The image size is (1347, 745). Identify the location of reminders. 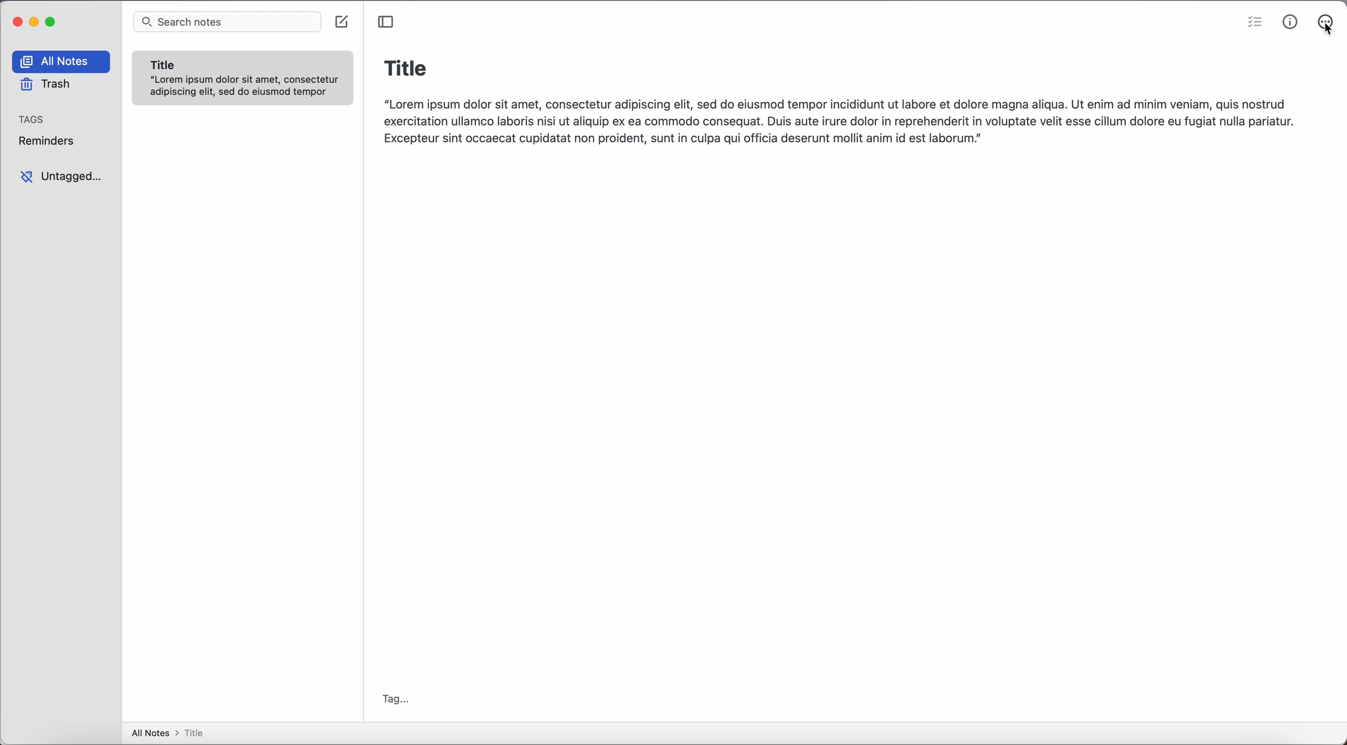
(50, 141).